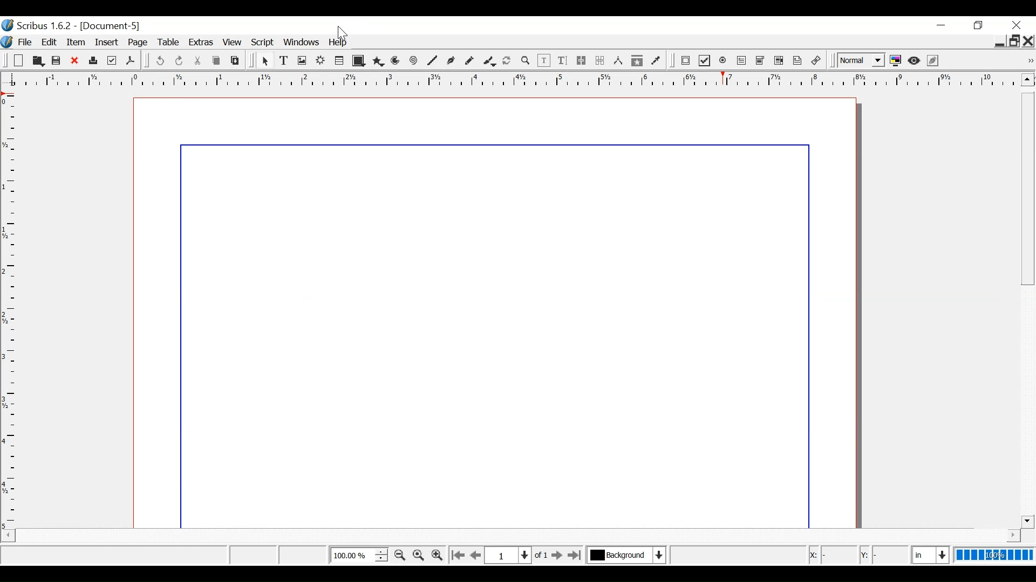 This screenshot has height=582, width=1036. Describe the element at coordinates (833, 555) in the screenshot. I see `X Coordinate` at that location.